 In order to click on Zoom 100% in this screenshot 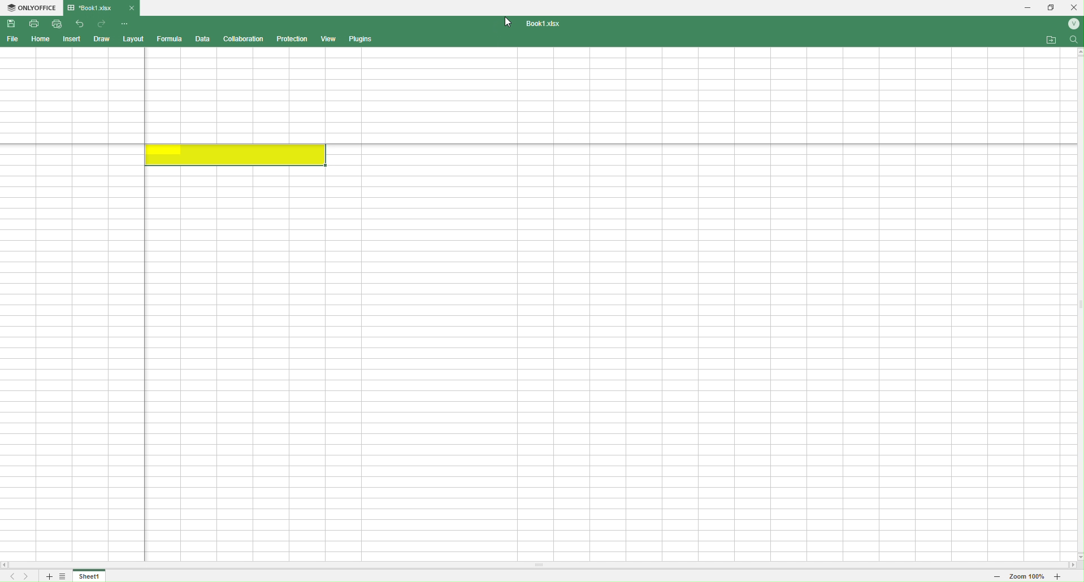, I will do `click(1027, 577)`.